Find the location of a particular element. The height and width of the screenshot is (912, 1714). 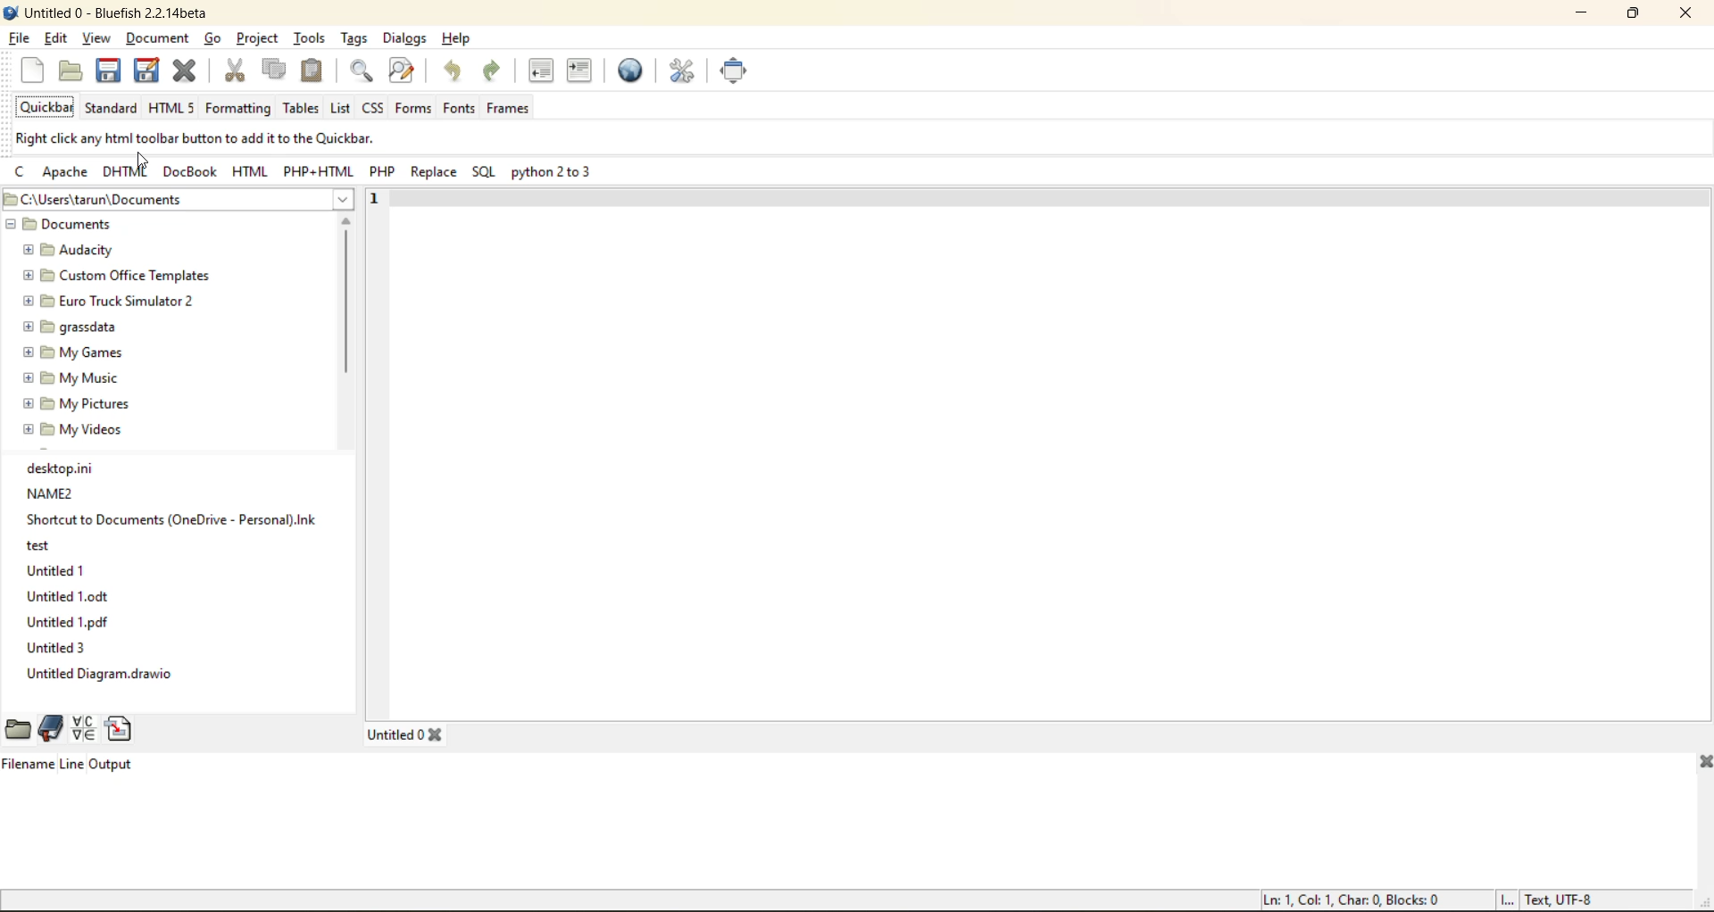

Shortcut to Documents (OneDrive - Personal).Ink is located at coordinates (169, 521).